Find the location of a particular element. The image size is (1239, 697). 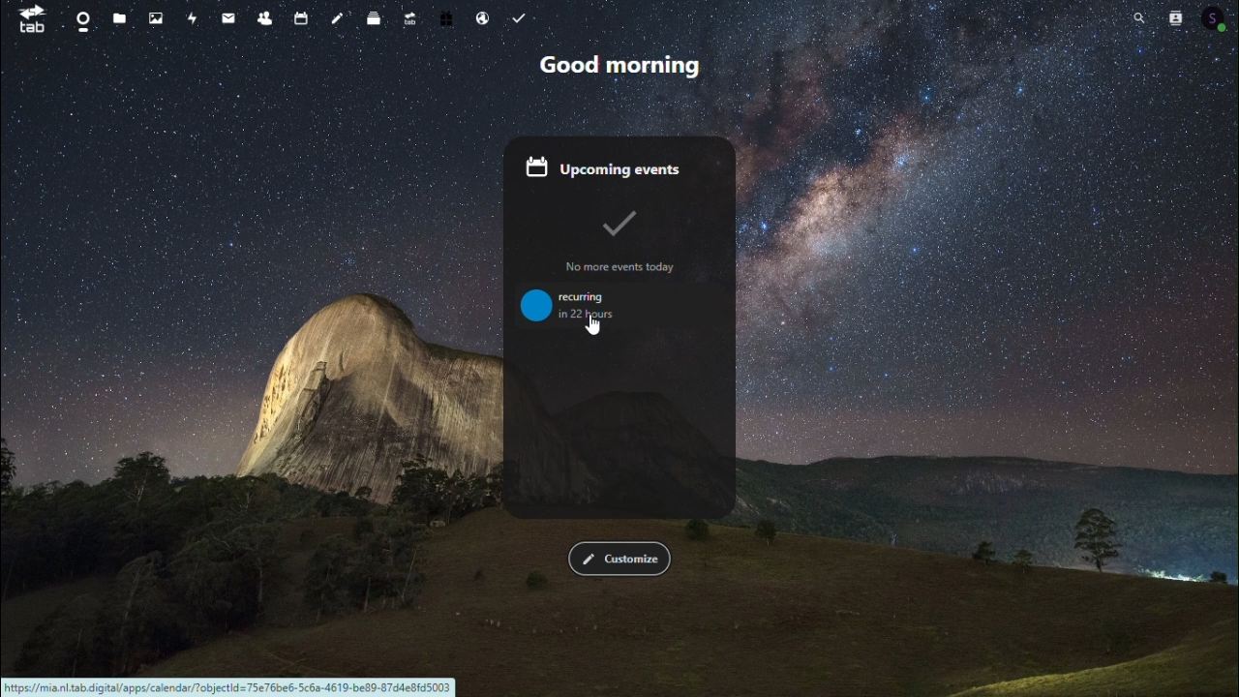

free trial is located at coordinates (446, 16).